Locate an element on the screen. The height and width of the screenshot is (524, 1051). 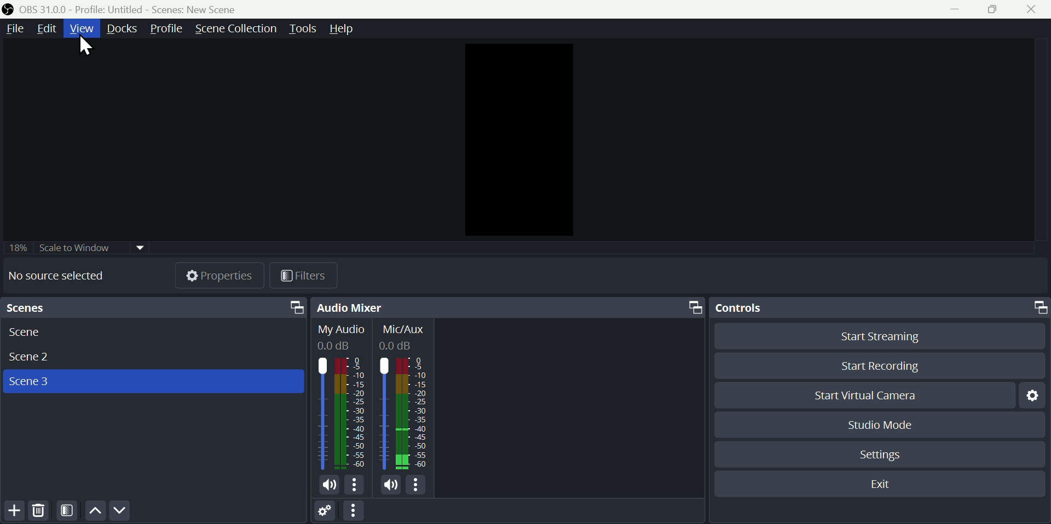
Tools is located at coordinates (303, 28).